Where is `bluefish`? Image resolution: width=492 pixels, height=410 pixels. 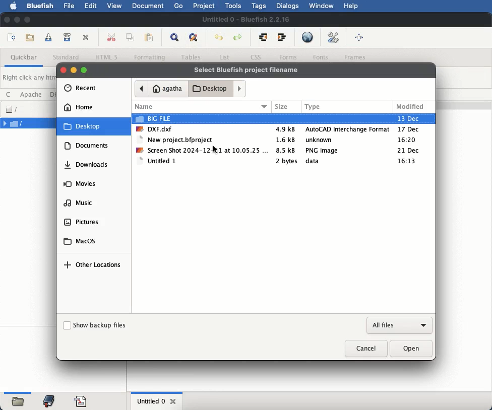
bluefish is located at coordinates (40, 5).